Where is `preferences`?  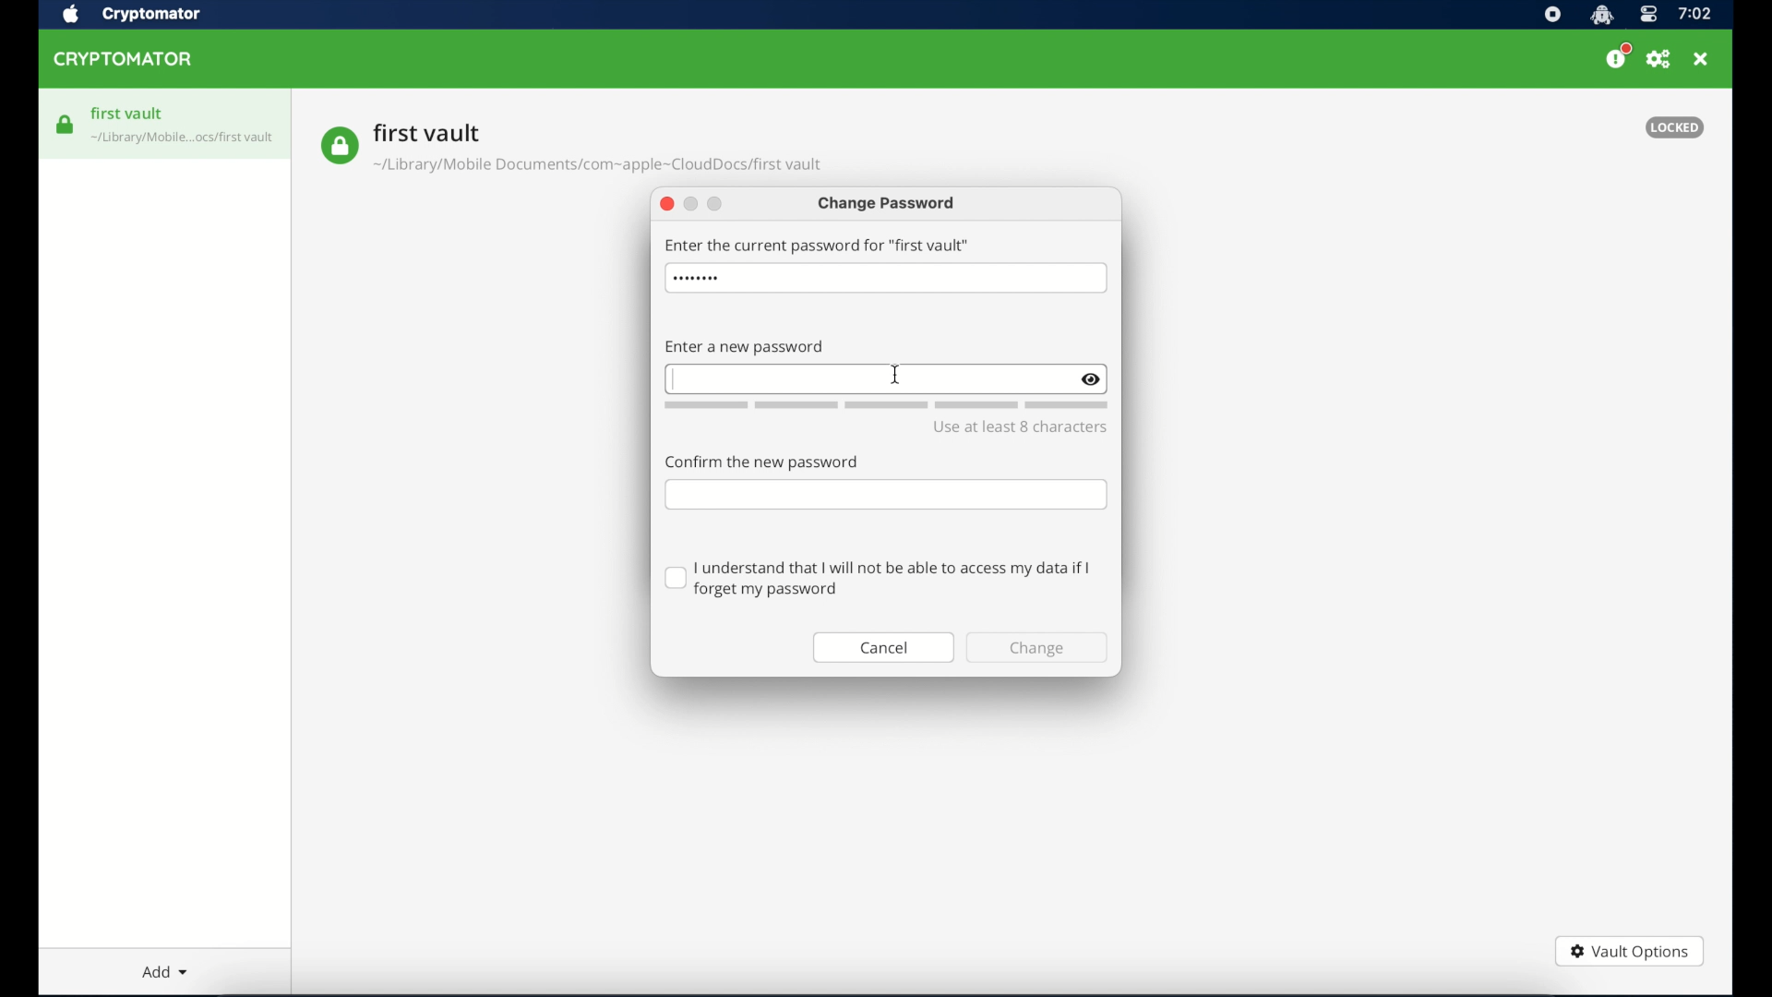 preferences is located at coordinates (1658, 60).